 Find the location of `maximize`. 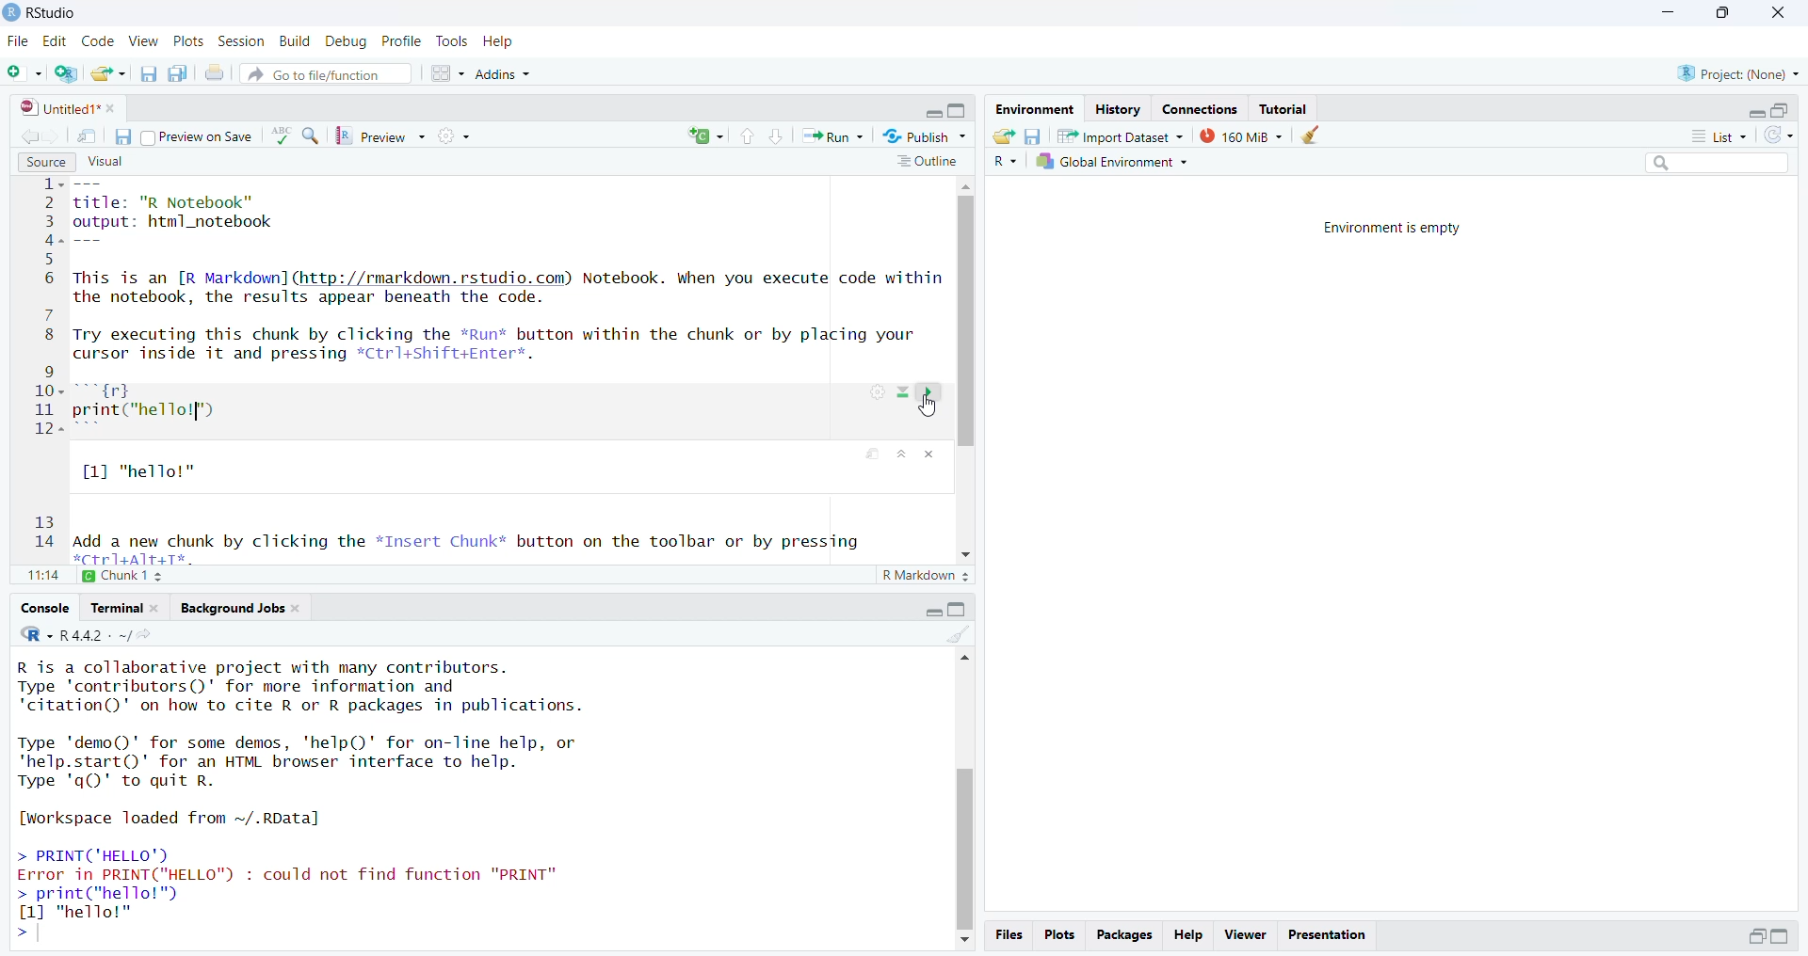

maximize is located at coordinates (1720, 14).